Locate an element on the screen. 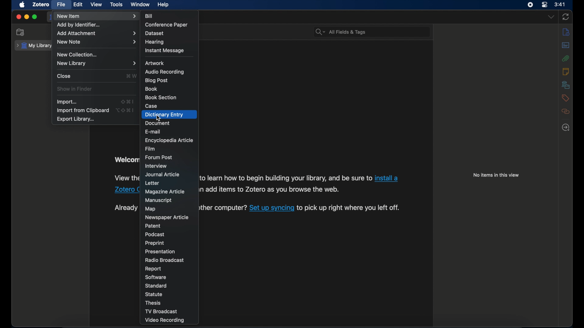 The width and height of the screenshot is (584, 328). statue is located at coordinates (154, 294).